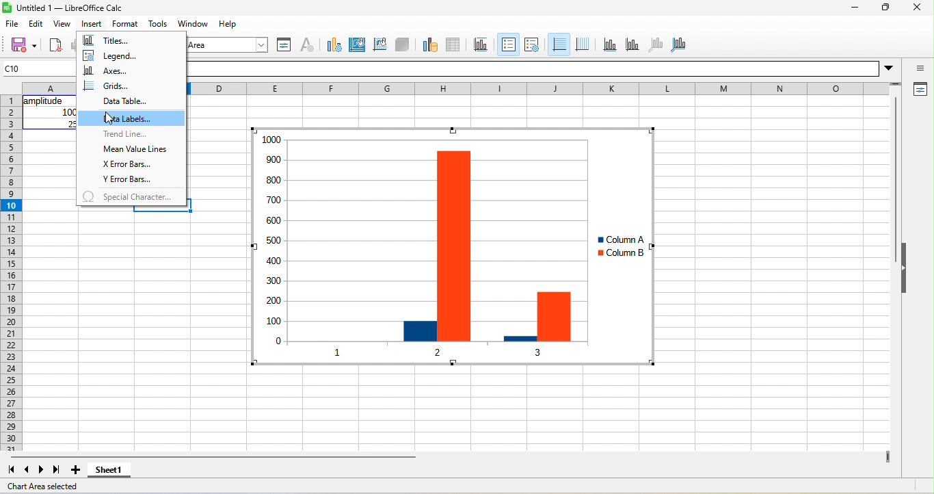  Describe the element at coordinates (282, 44) in the screenshot. I see `format selection` at that location.